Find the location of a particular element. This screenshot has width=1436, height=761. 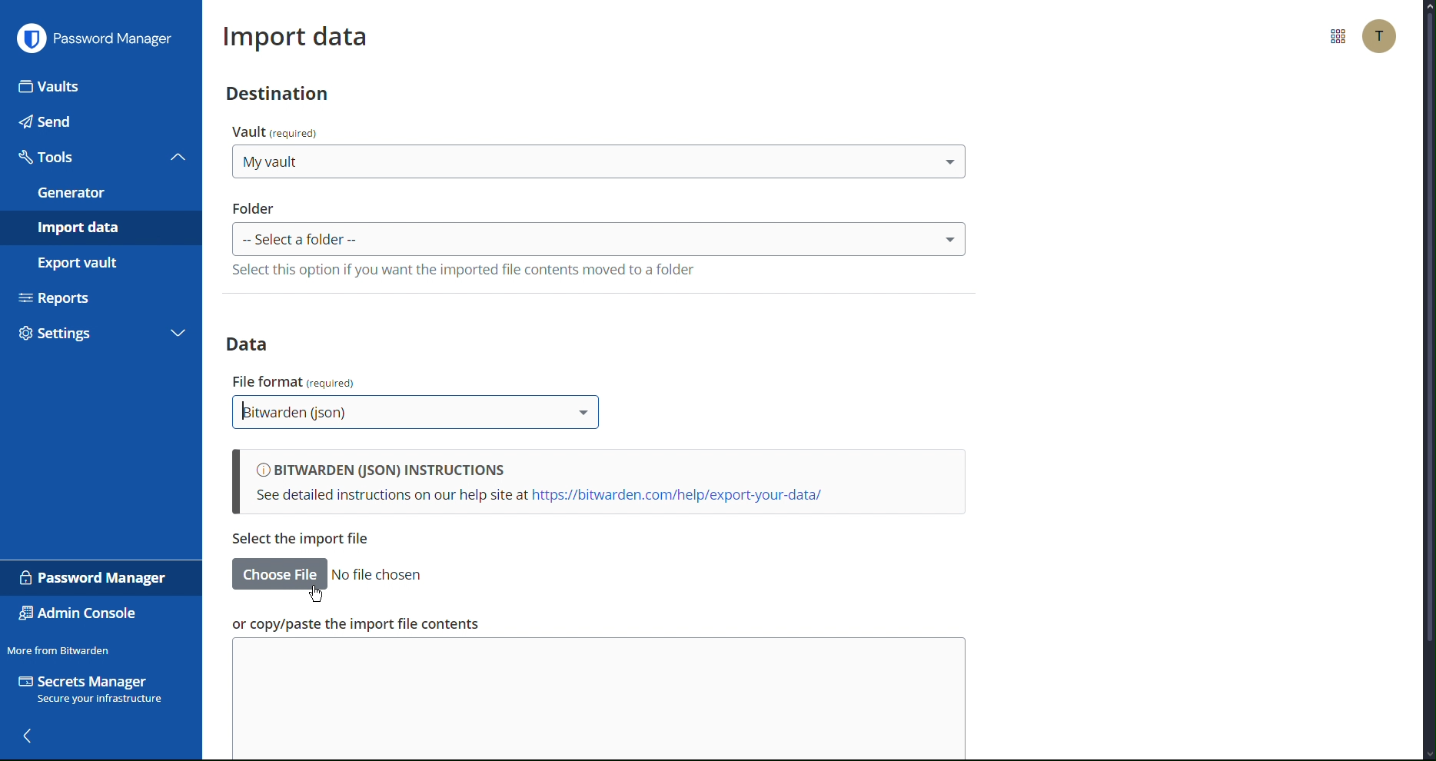

Send is located at coordinates (99, 121).